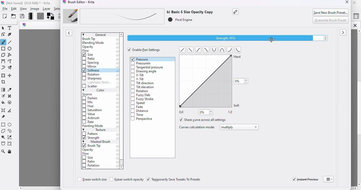 The image size is (361, 190). What do you see at coordinates (96, 142) in the screenshot?
I see `masked brush` at bounding box center [96, 142].